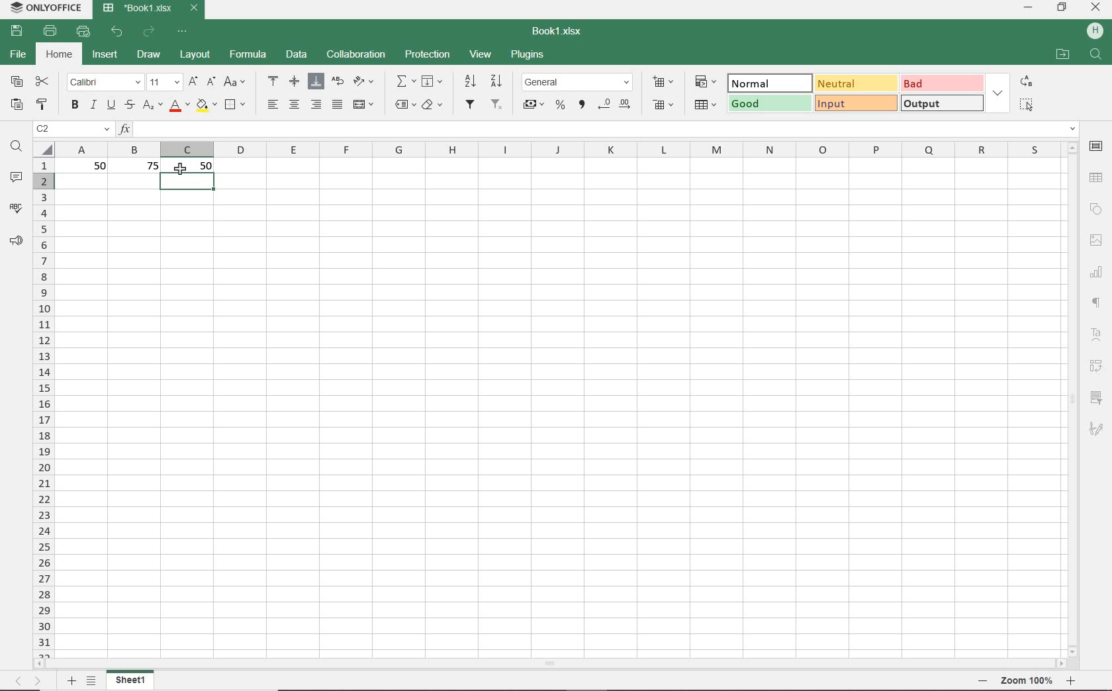 Image resolution: width=1112 pixels, height=691 pixels. I want to click on comments, so click(17, 175).